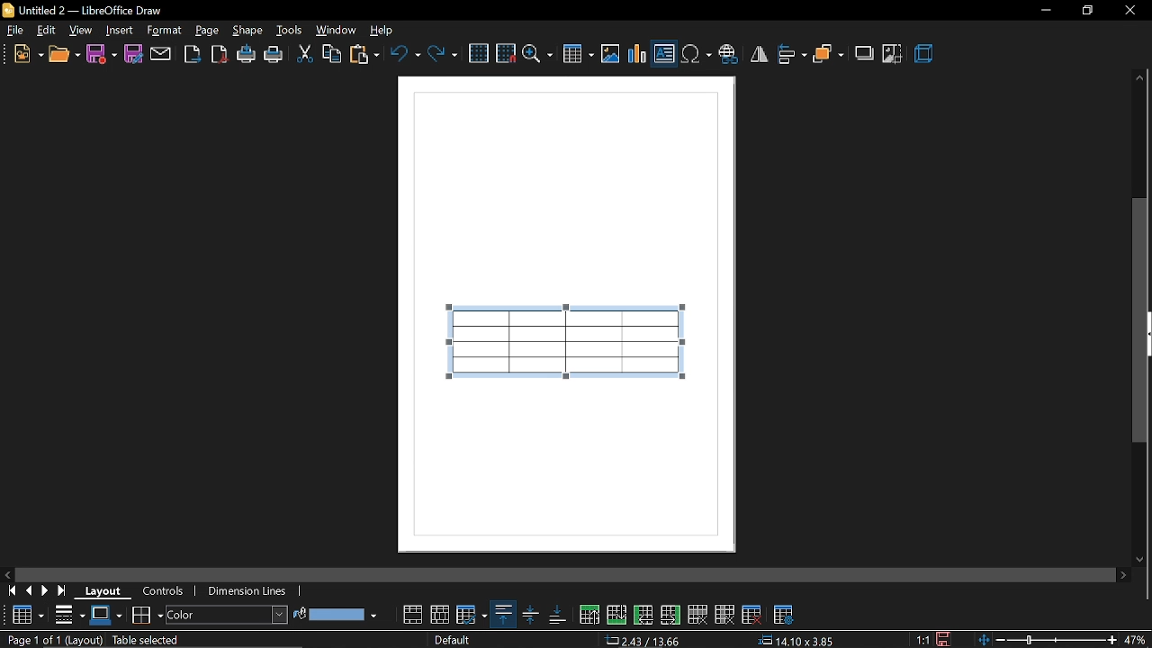 This screenshot has height=648, width=1152. Describe the element at coordinates (161, 54) in the screenshot. I see `attach` at that location.